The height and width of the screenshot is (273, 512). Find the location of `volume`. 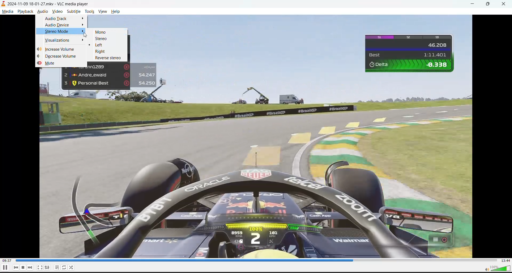

volume is located at coordinates (498, 268).